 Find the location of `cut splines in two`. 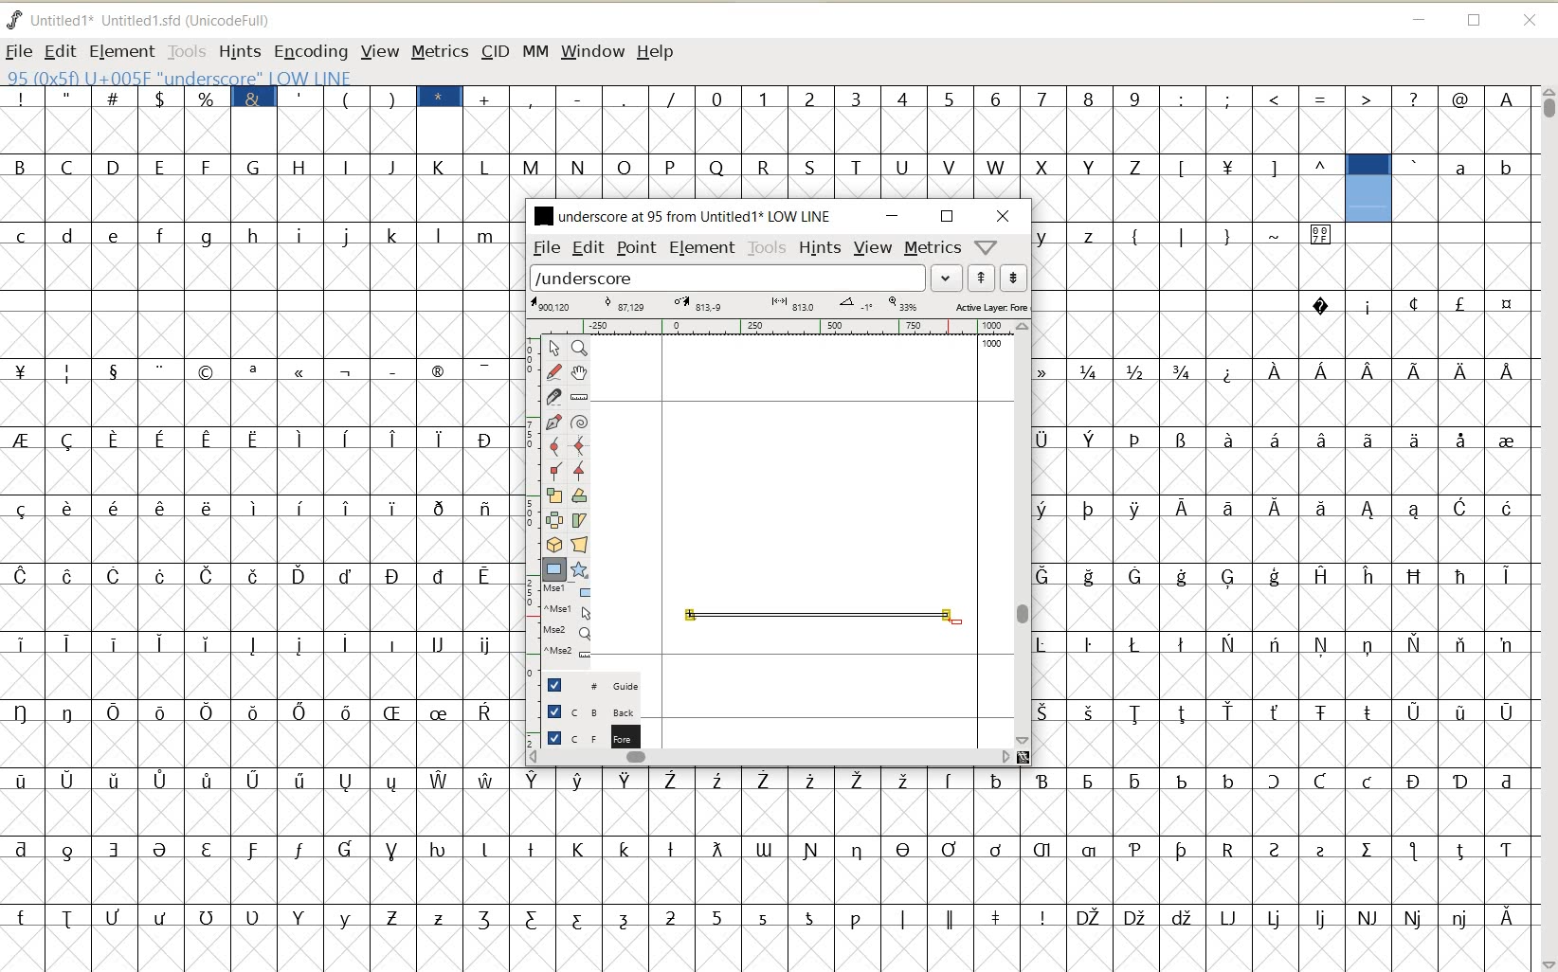

cut splines in two is located at coordinates (552, 396).